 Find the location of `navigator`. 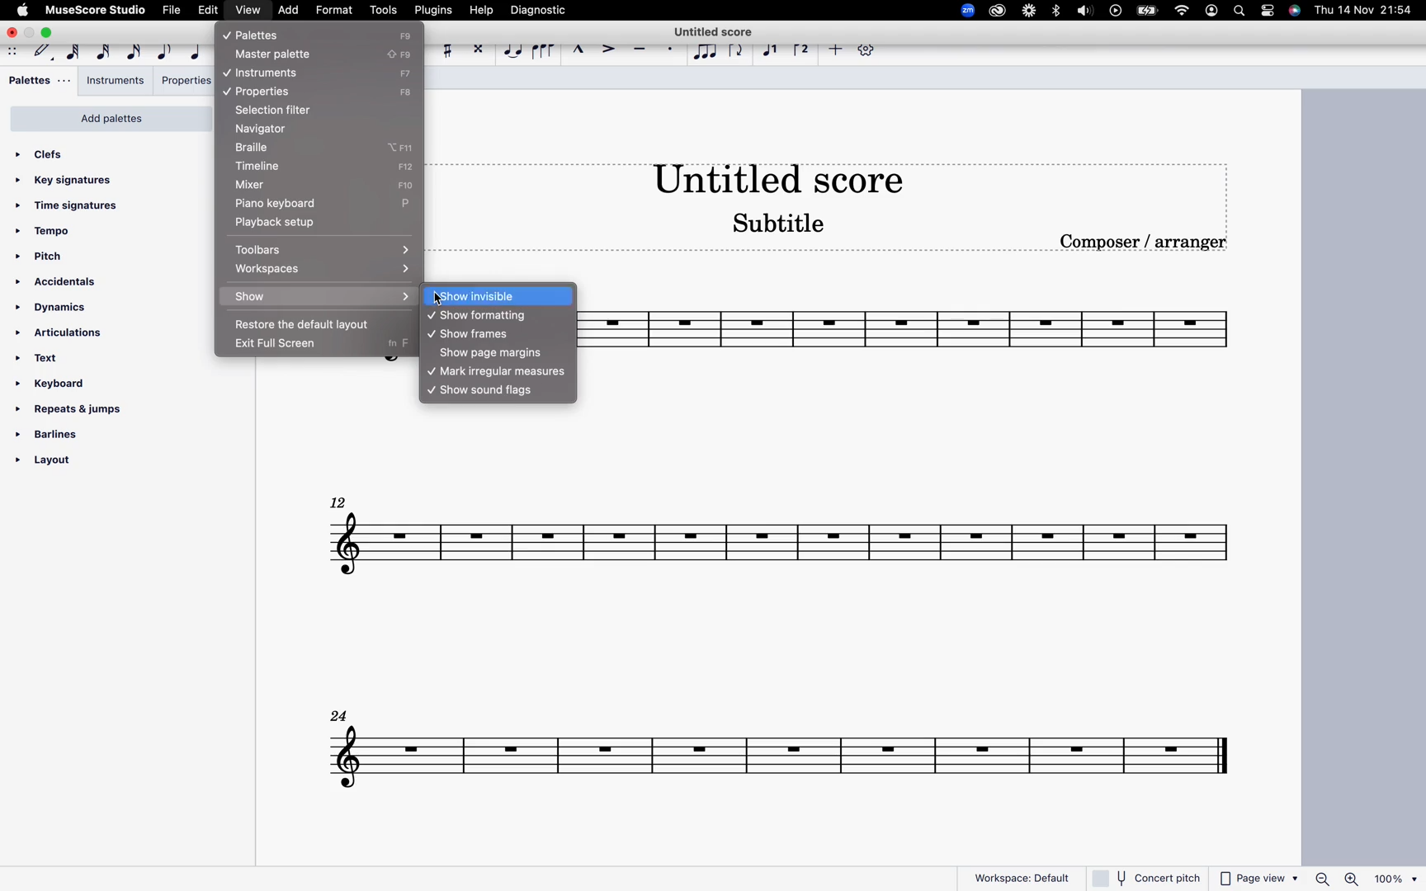

navigator is located at coordinates (277, 129).